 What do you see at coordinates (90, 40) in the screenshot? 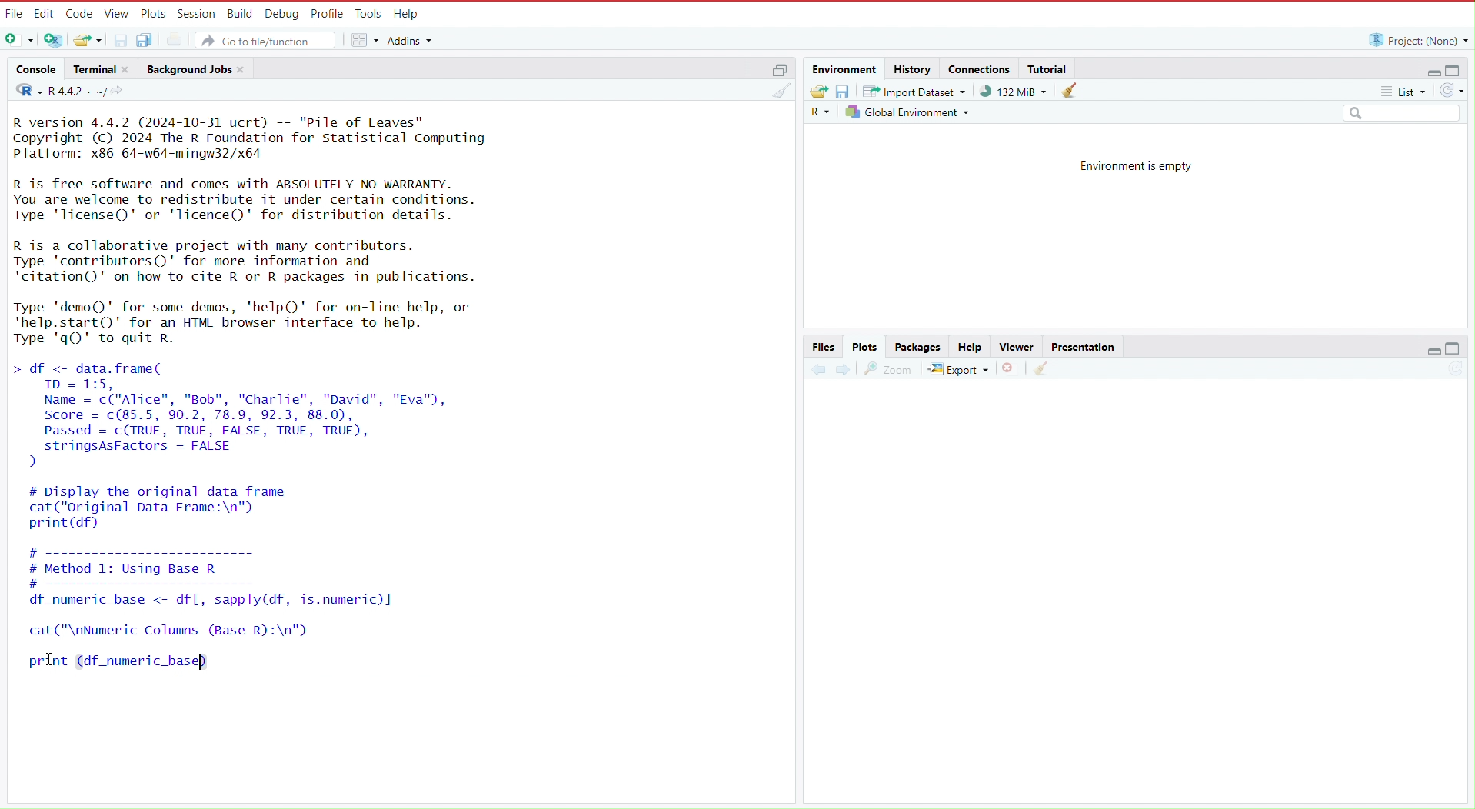
I see `Open an existing file` at bounding box center [90, 40].